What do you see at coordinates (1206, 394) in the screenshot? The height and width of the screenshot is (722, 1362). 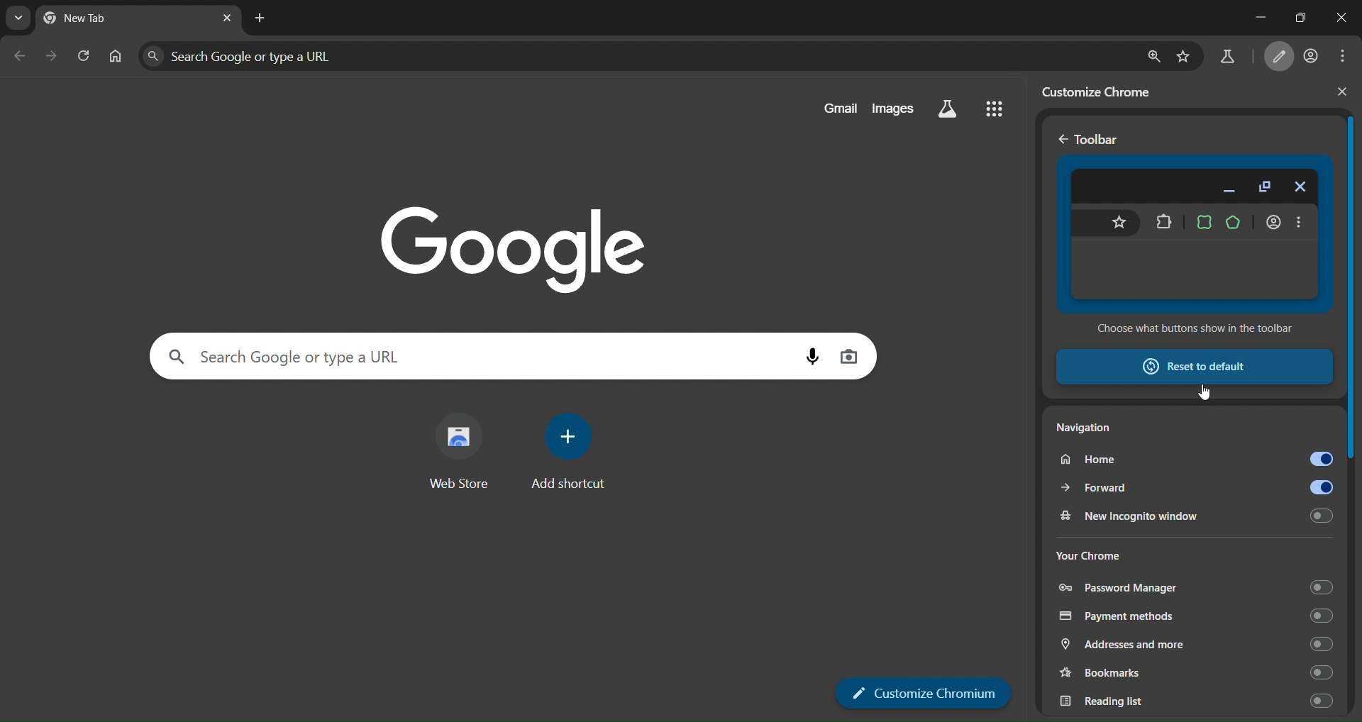 I see `cursor` at bounding box center [1206, 394].